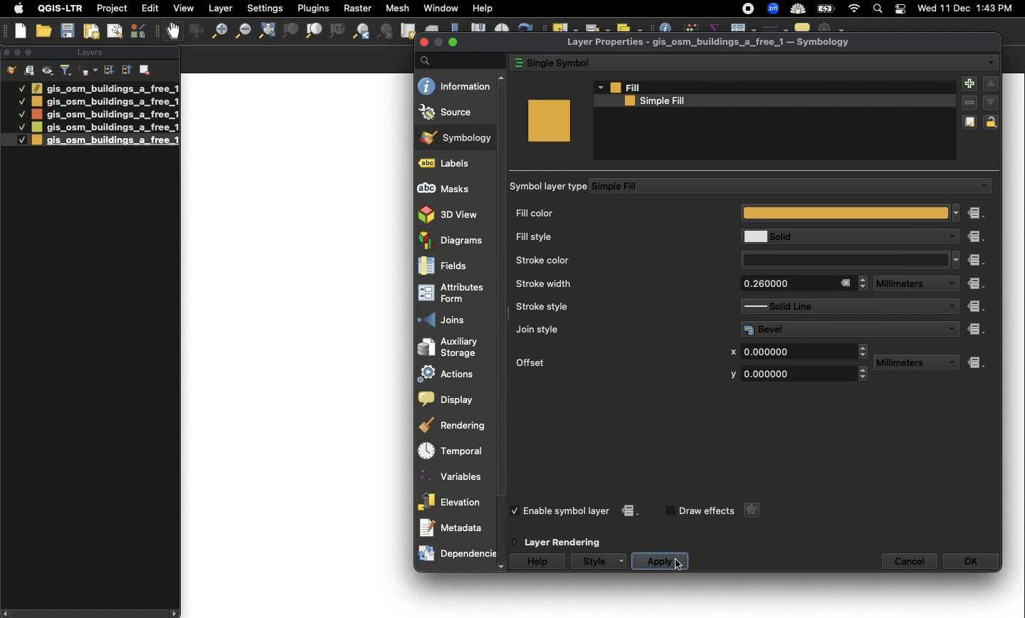 This screenshot has width=1025, height=618. I want to click on Variables, so click(453, 474).